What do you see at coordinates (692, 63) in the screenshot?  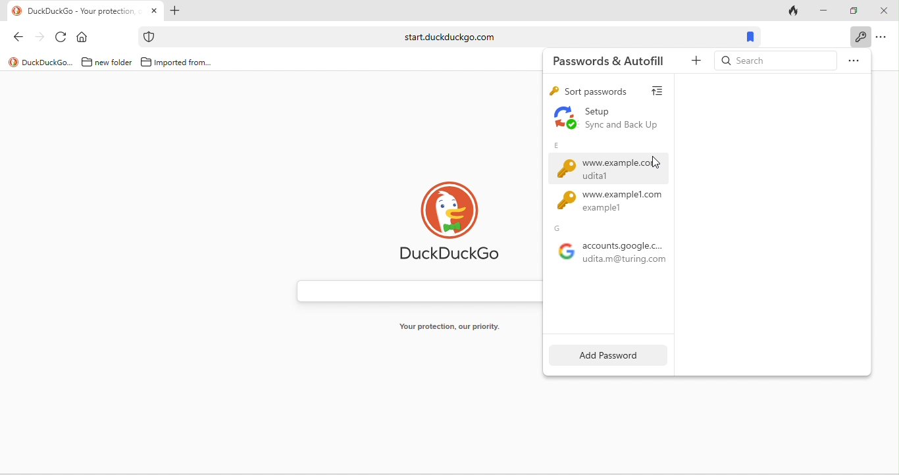 I see `add` at bounding box center [692, 63].